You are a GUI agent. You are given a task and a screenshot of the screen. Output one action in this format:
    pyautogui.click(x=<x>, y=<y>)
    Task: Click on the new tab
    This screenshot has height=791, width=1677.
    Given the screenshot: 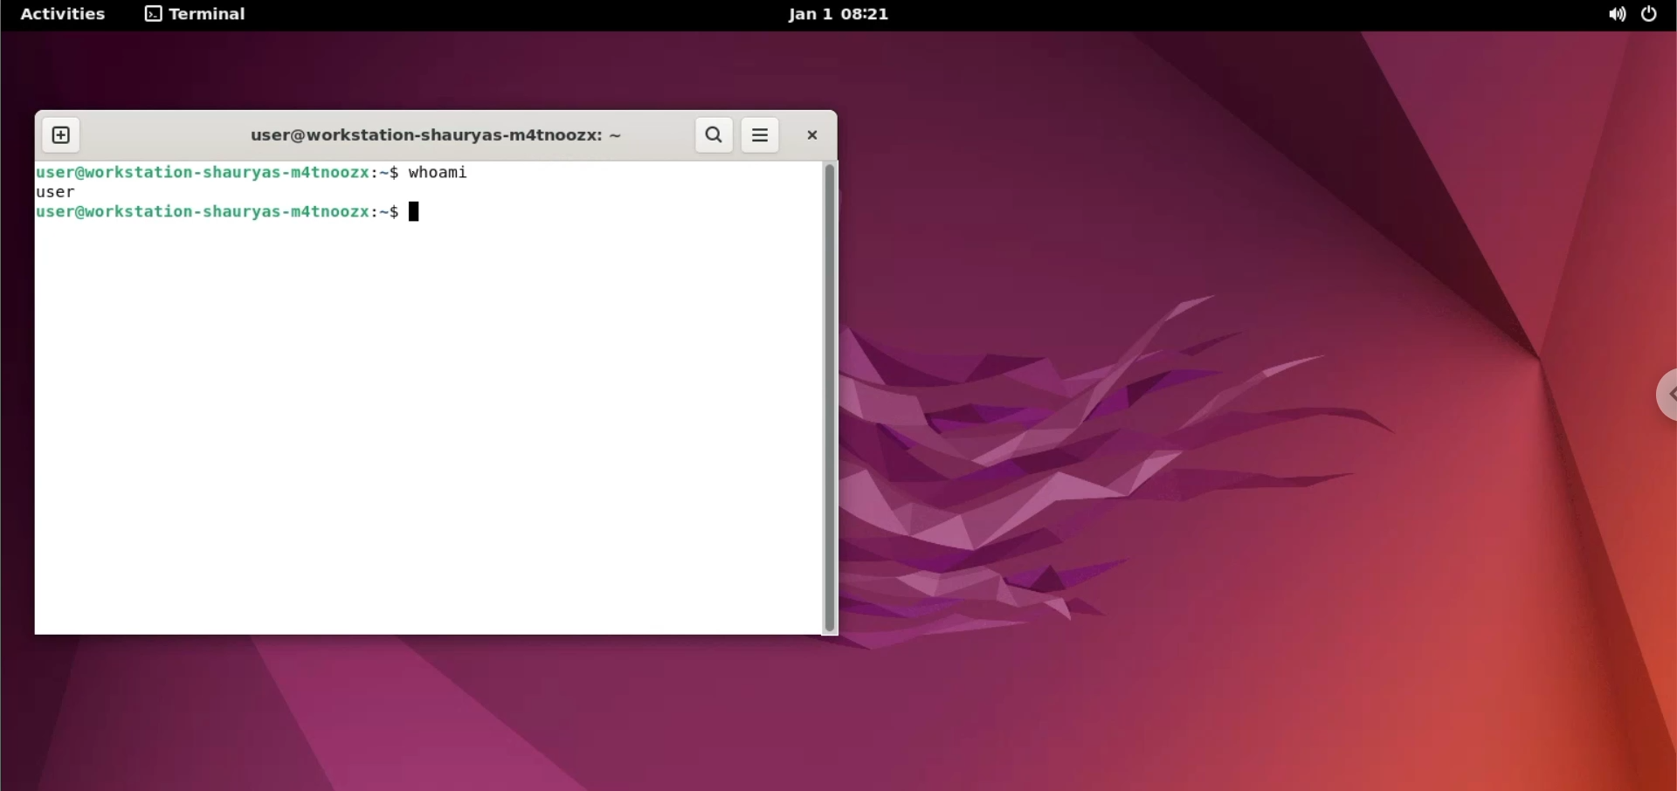 What is the action you would take?
    pyautogui.click(x=61, y=134)
    